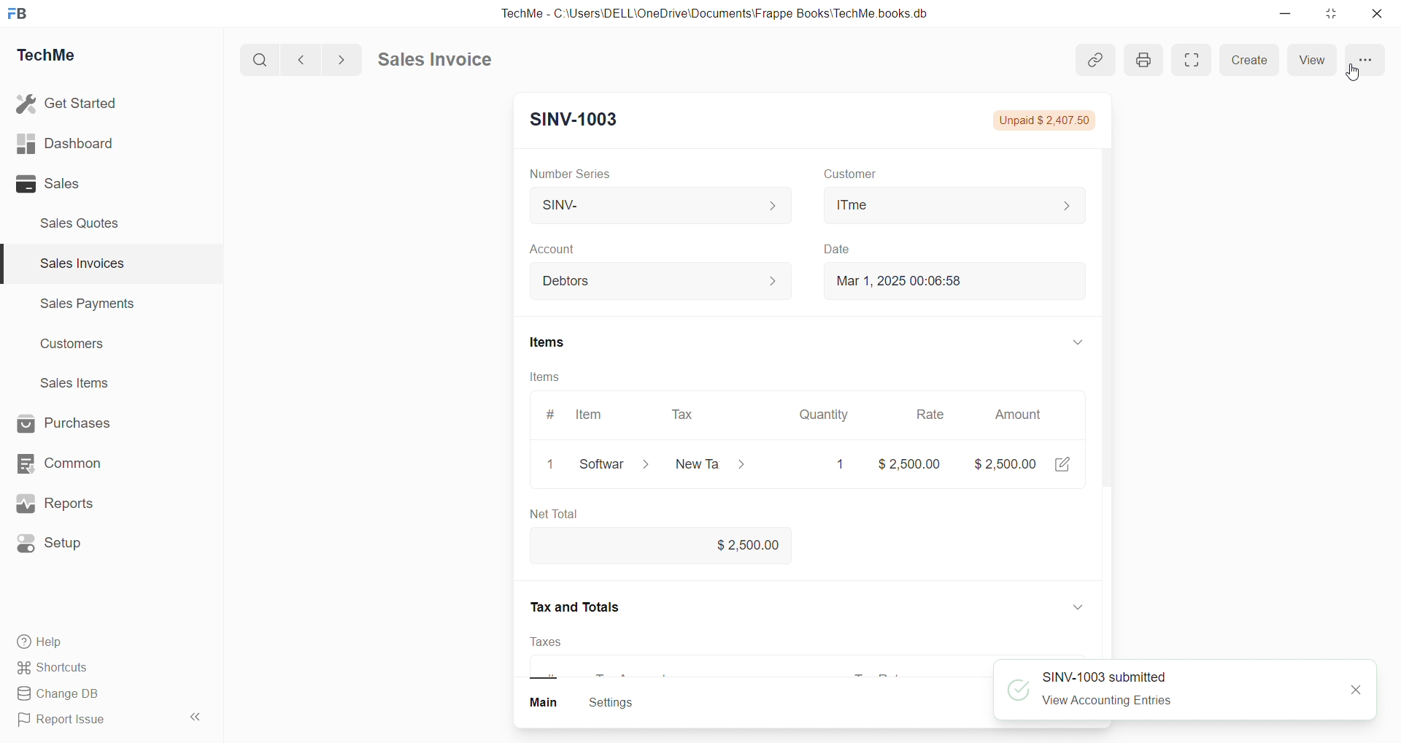  What do you see at coordinates (617, 704) in the screenshot?
I see `Settings` at bounding box center [617, 704].